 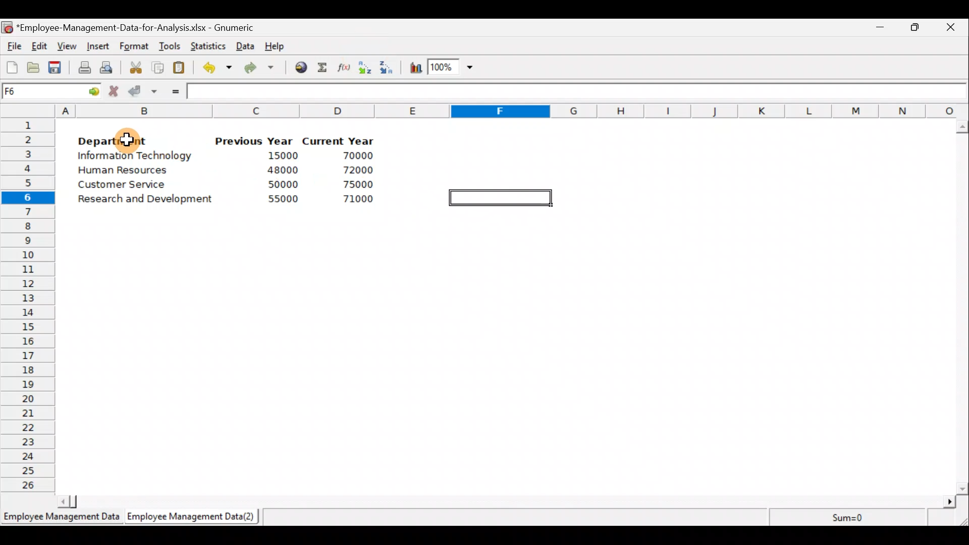 What do you see at coordinates (281, 45) in the screenshot?
I see `Help` at bounding box center [281, 45].